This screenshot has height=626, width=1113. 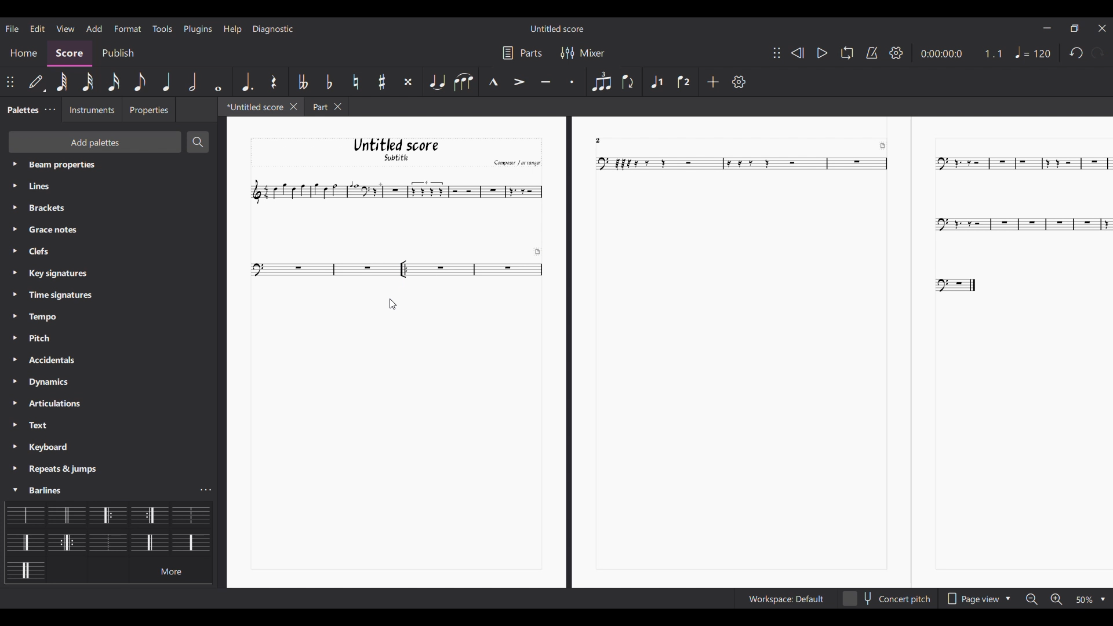 What do you see at coordinates (192, 82) in the screenshot?
I see `Half note` at bounding box center [192, 82].